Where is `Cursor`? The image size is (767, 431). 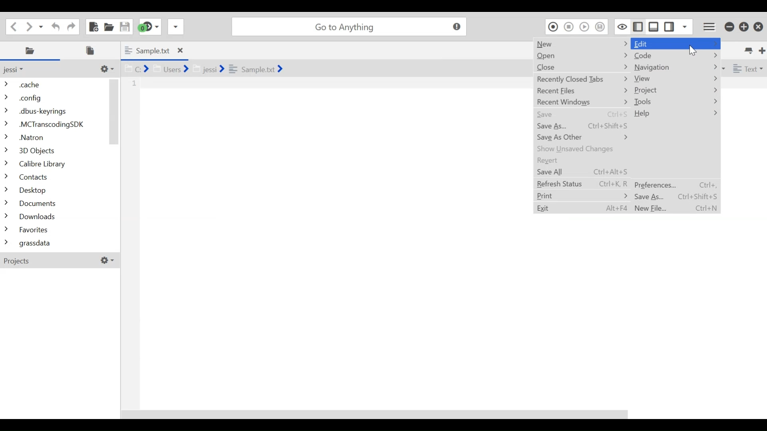
Cursor is located at coordinates (693, 49).